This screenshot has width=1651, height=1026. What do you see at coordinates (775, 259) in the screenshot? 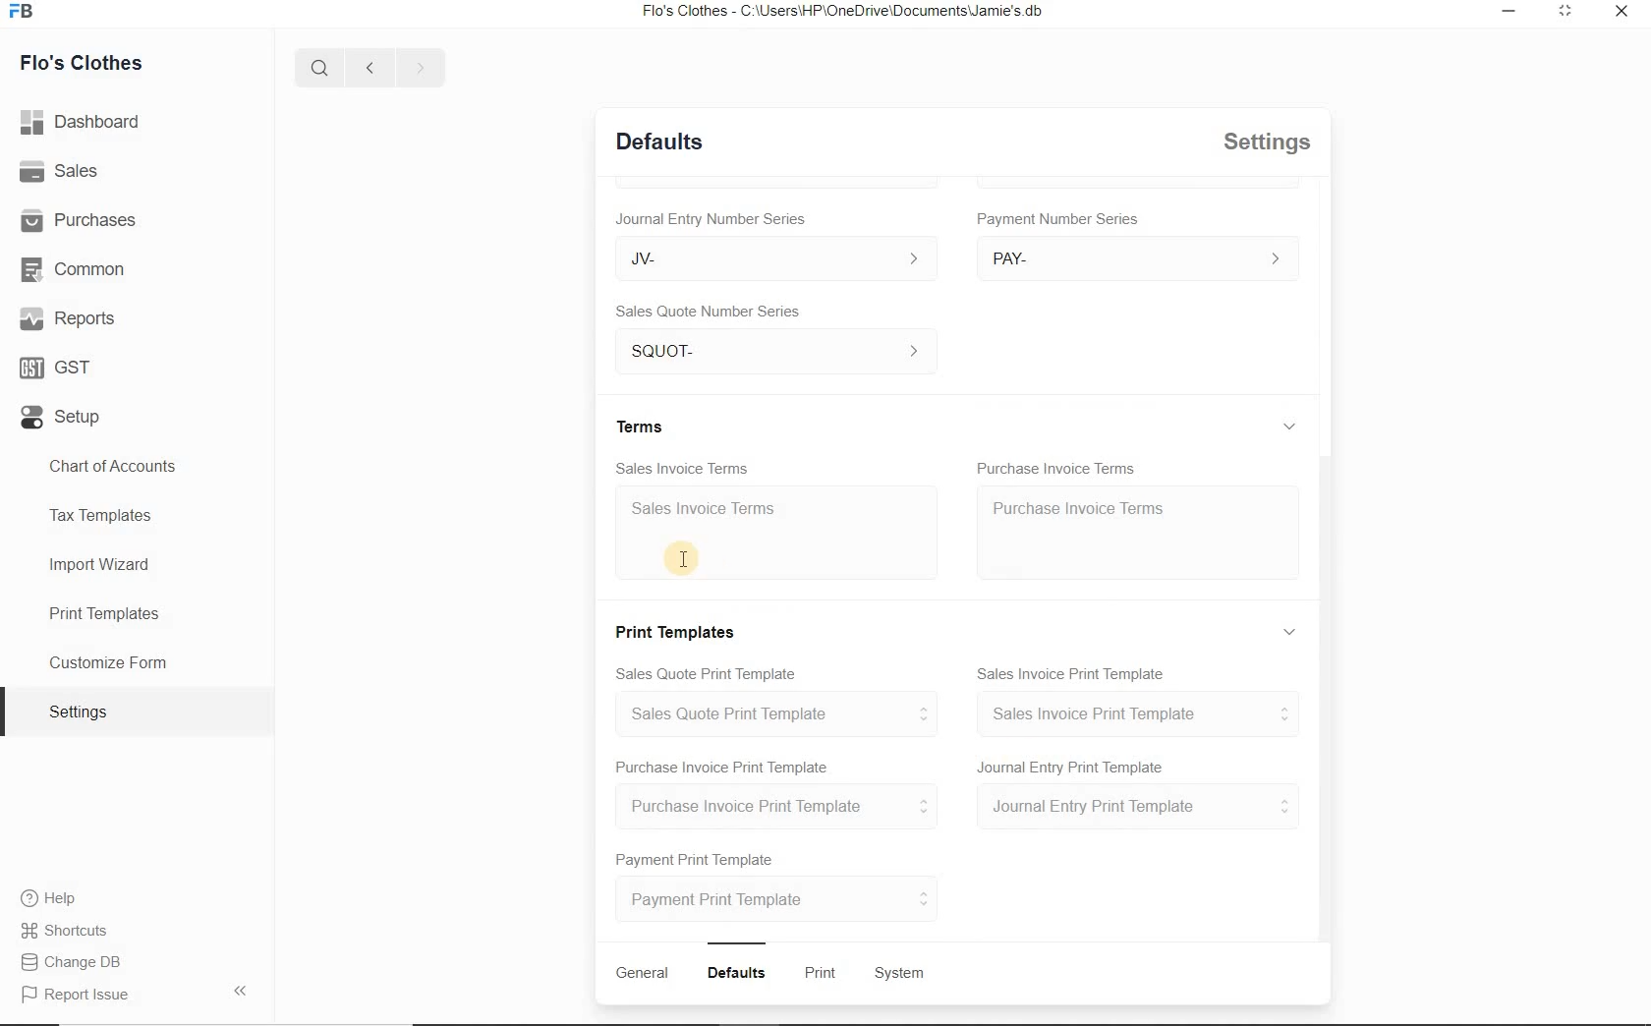
I see `JV-` at bounding box center [775, 259].